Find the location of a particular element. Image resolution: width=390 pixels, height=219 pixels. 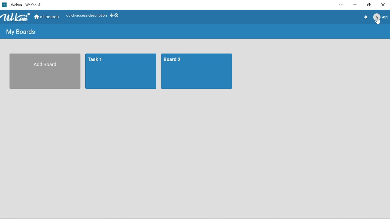

Board title "Task 1" is located at coordinates (121, 71).